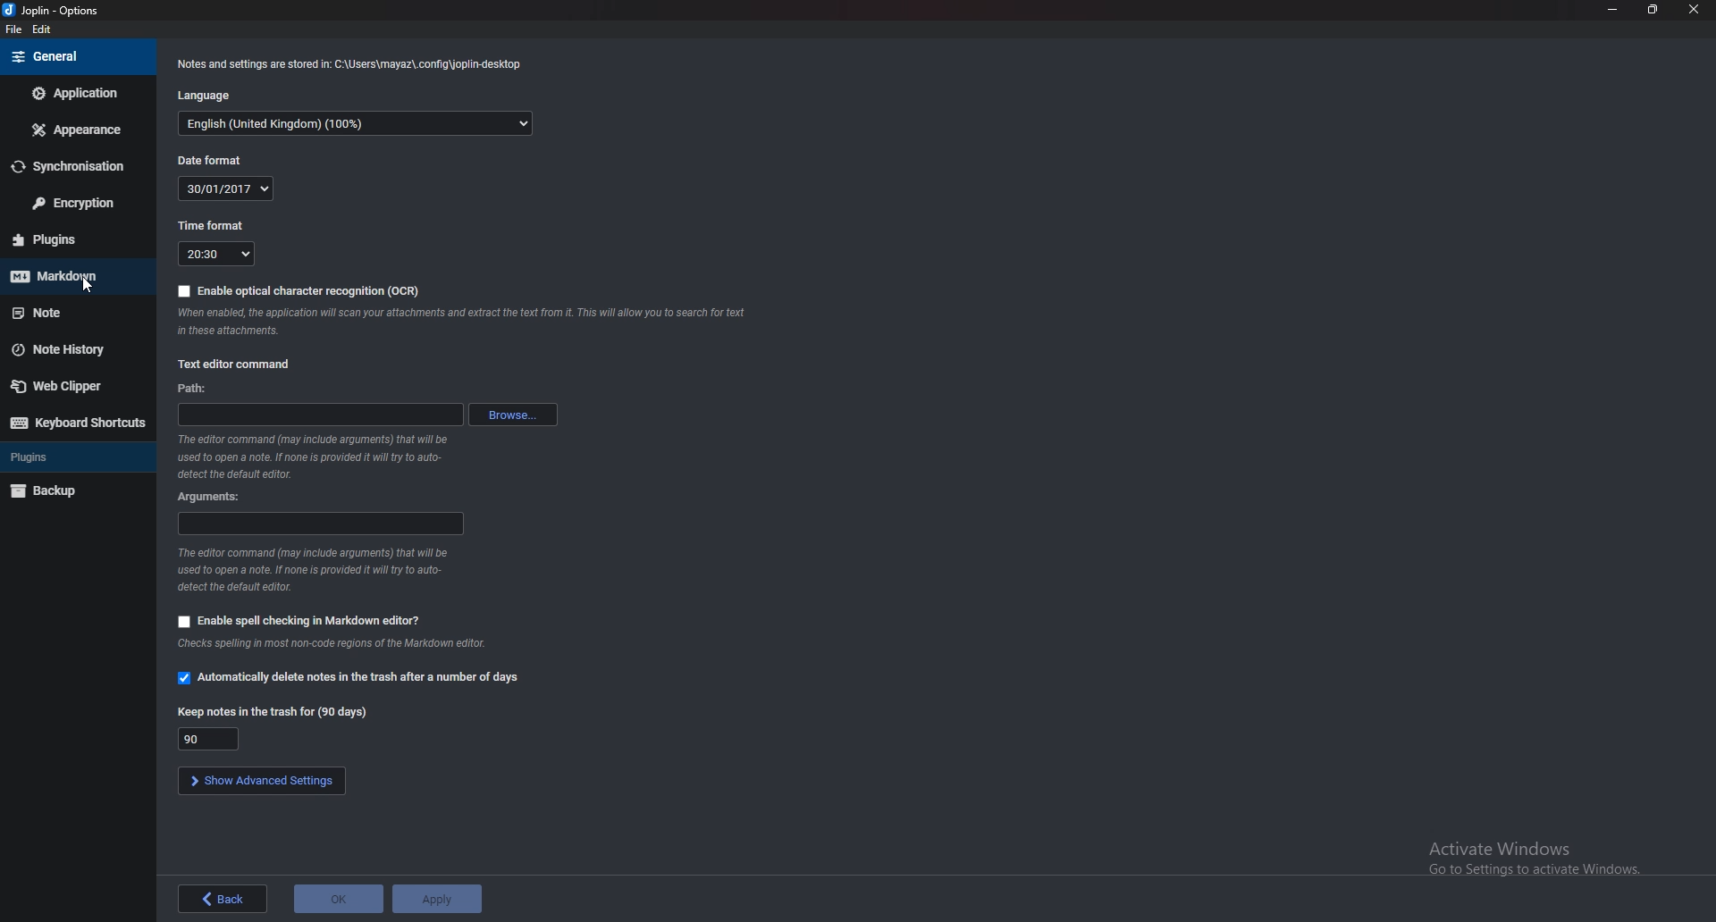 The height and width of the screenshot is (922, 1716). I want to click on plugins, so click(70, 239).